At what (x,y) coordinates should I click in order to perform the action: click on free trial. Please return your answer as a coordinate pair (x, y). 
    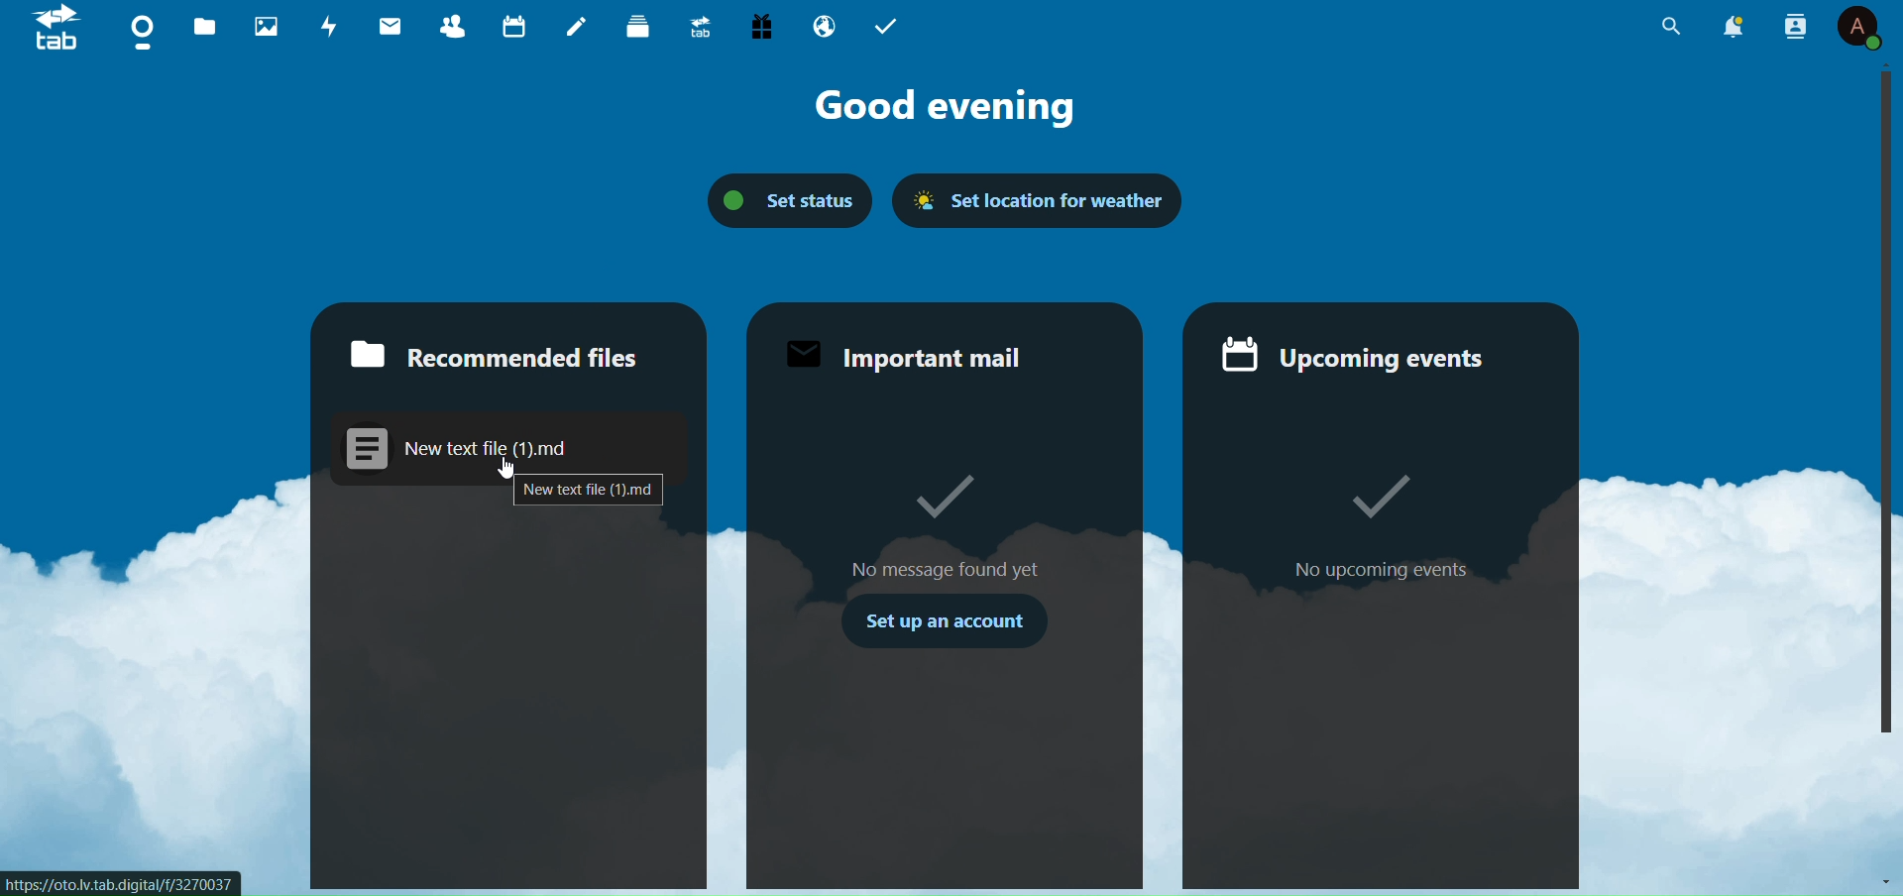
    Looking at the image, I should click on (761, 26).